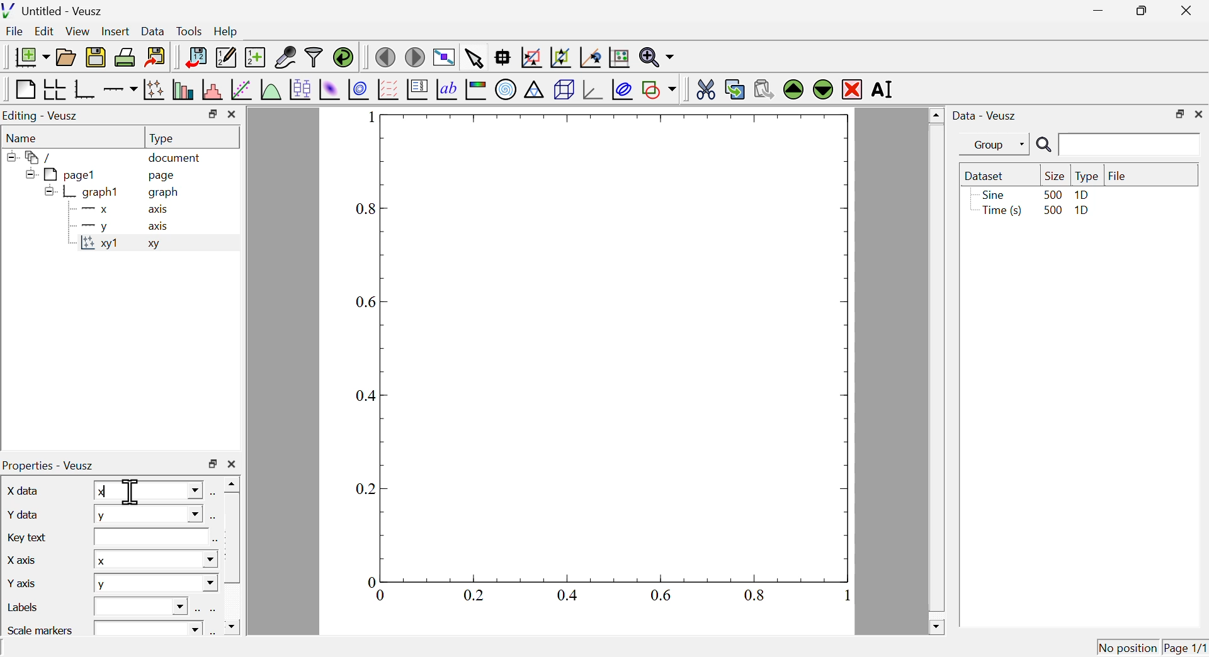 This screenshot has height=657, width=1209. Describe the element at coordinates (30, 536) in the screenshot. I see `key text` at that location.